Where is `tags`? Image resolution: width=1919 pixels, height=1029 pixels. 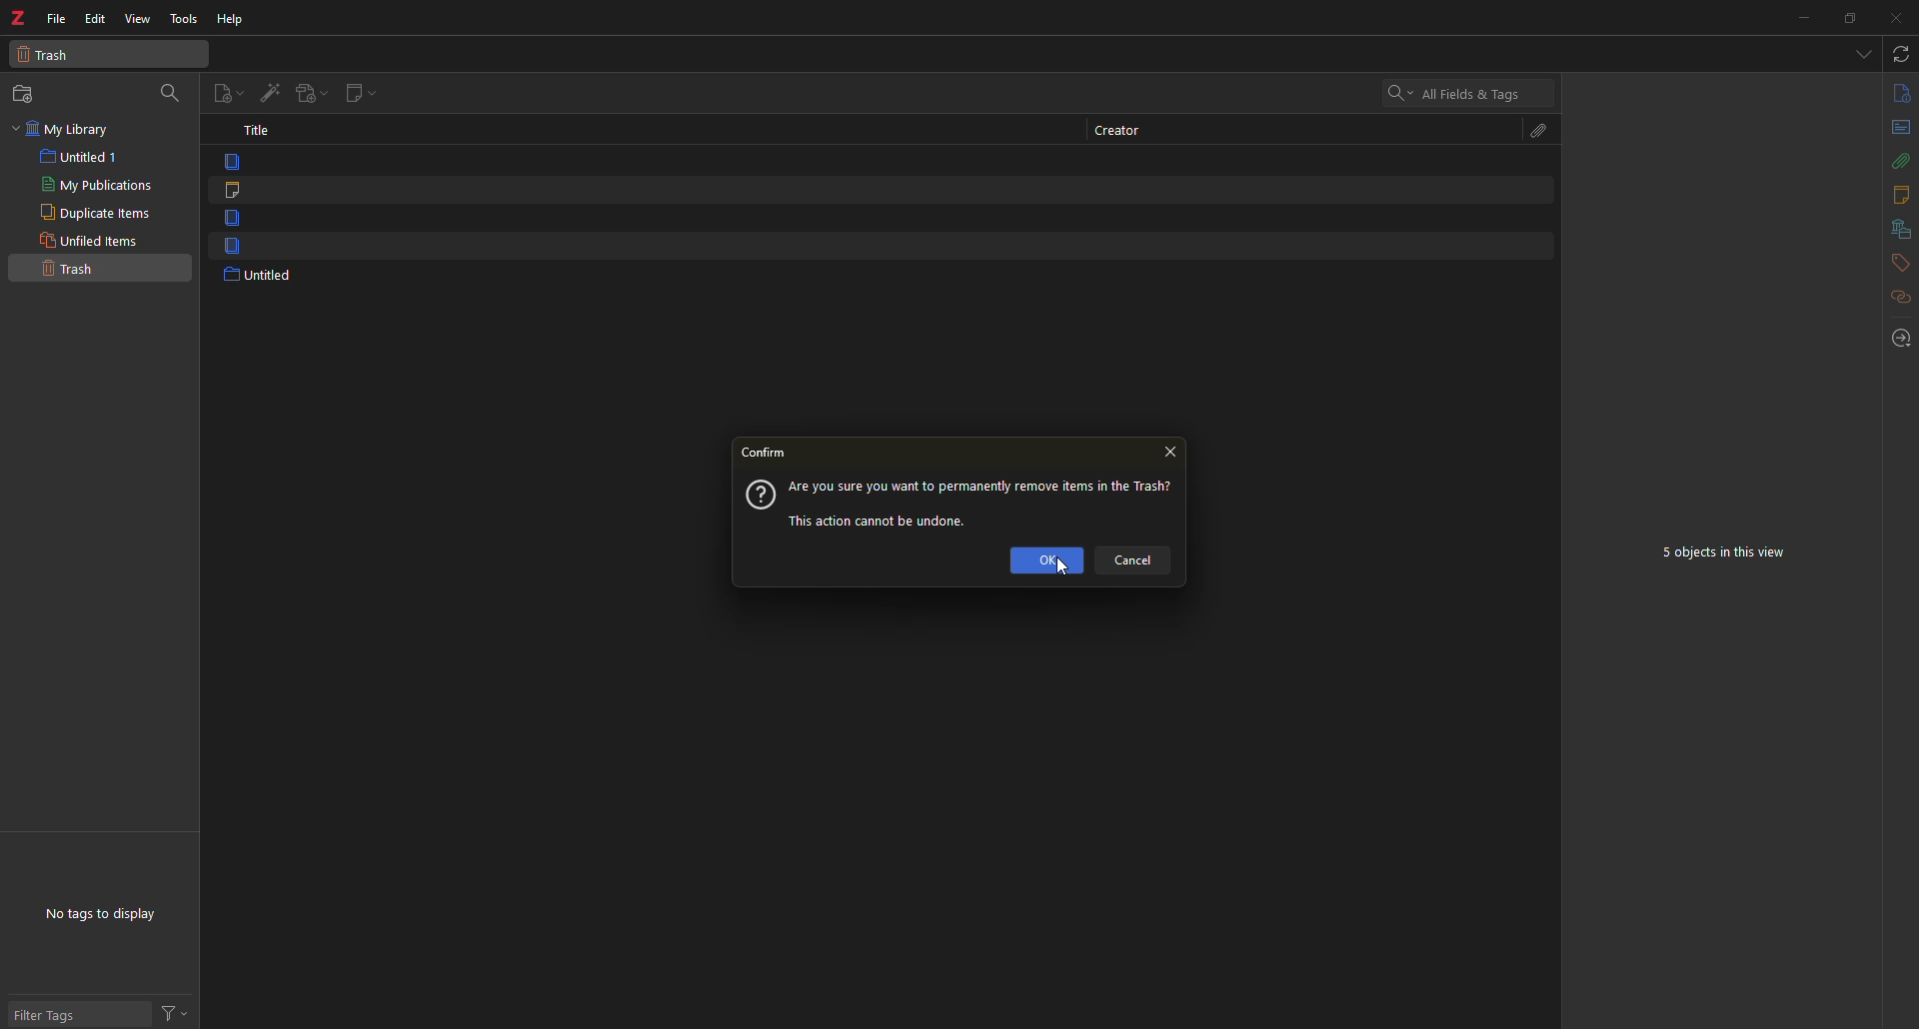
tags is located at coordinates (1899, 262).